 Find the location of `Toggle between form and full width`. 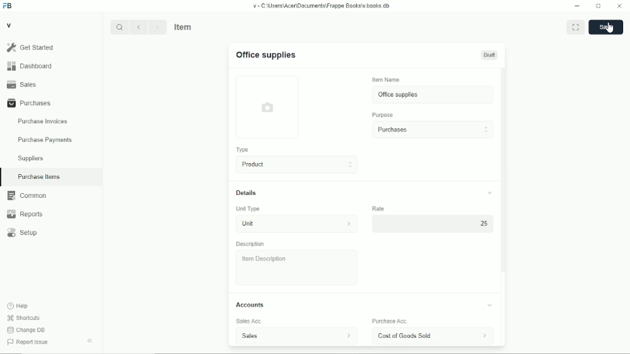

Toggle between form and full width is located at coordinates (599, 6).